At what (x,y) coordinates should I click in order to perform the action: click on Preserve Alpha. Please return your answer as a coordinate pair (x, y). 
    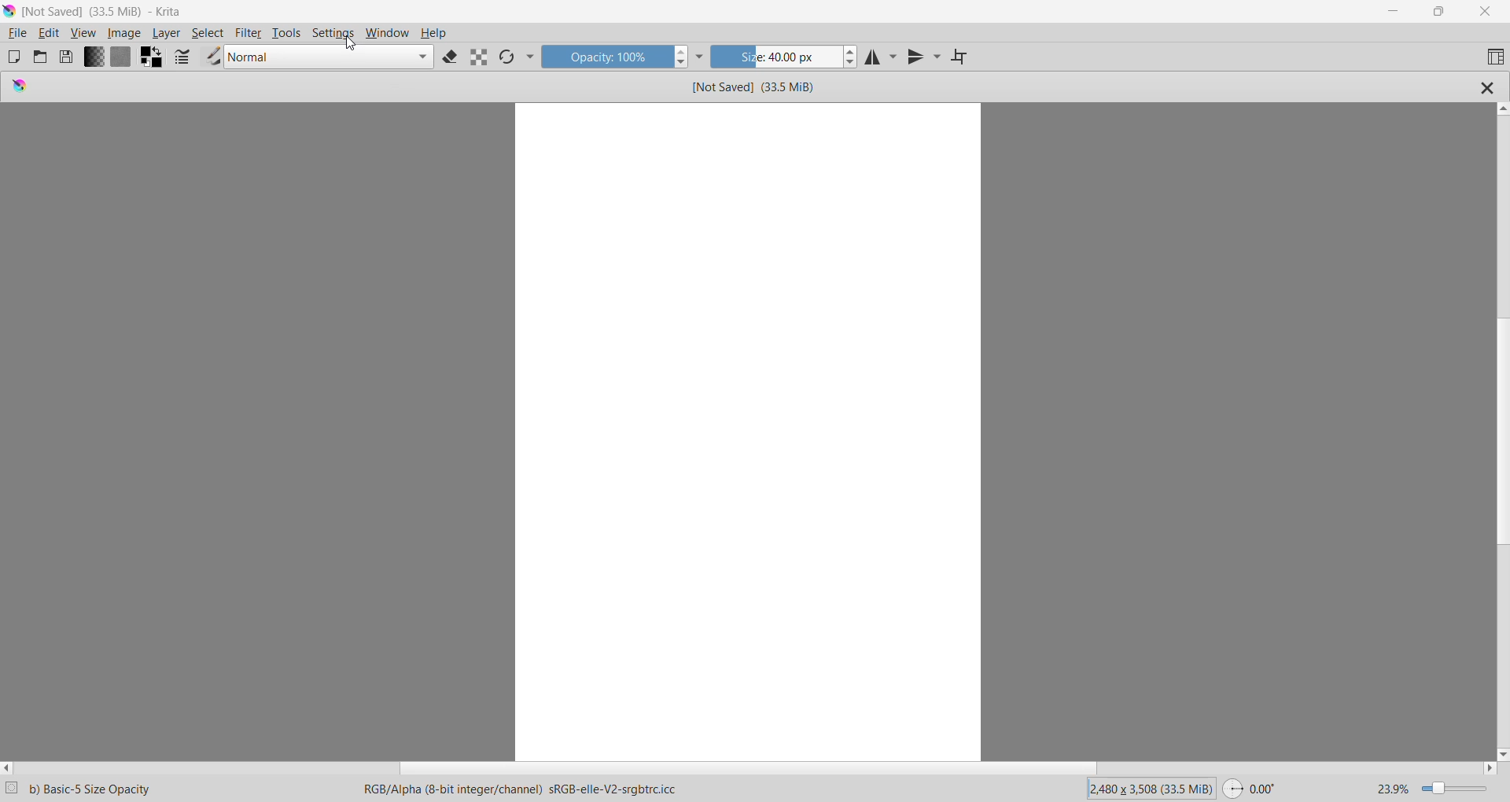
    Looking at the image, I should click on (479, 57).